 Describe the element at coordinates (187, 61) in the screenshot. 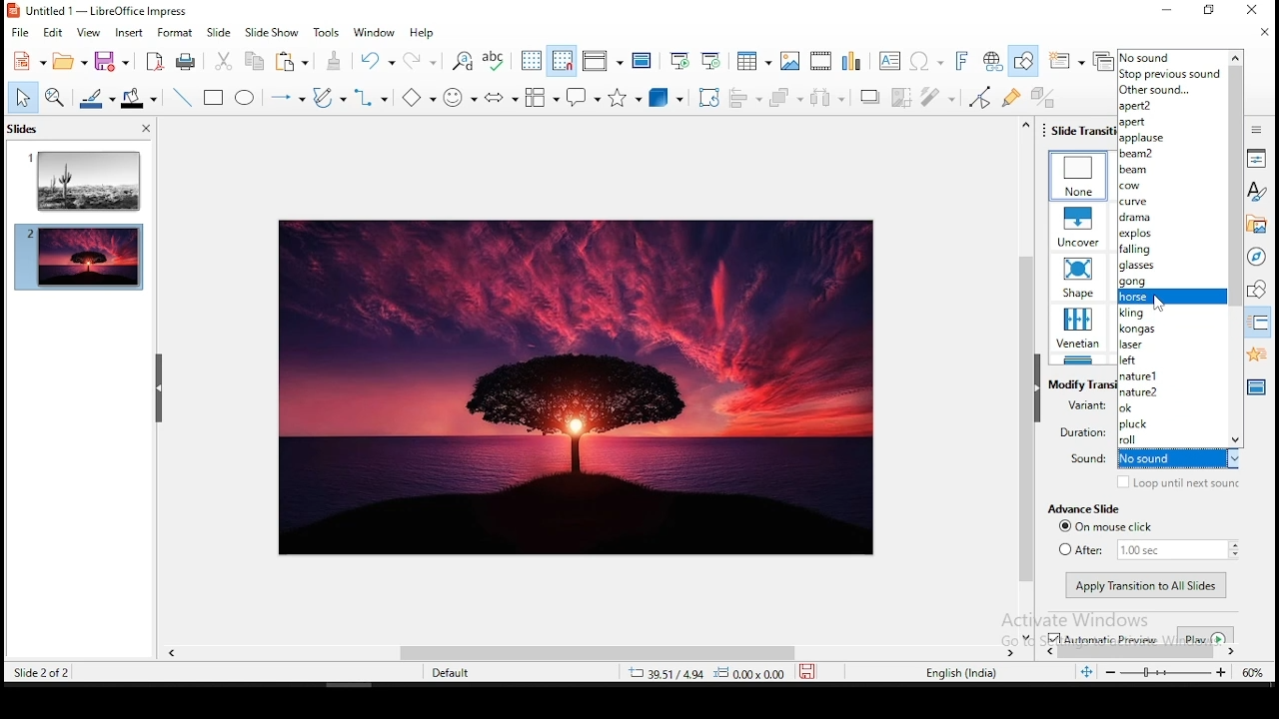

I see `print` at that location.